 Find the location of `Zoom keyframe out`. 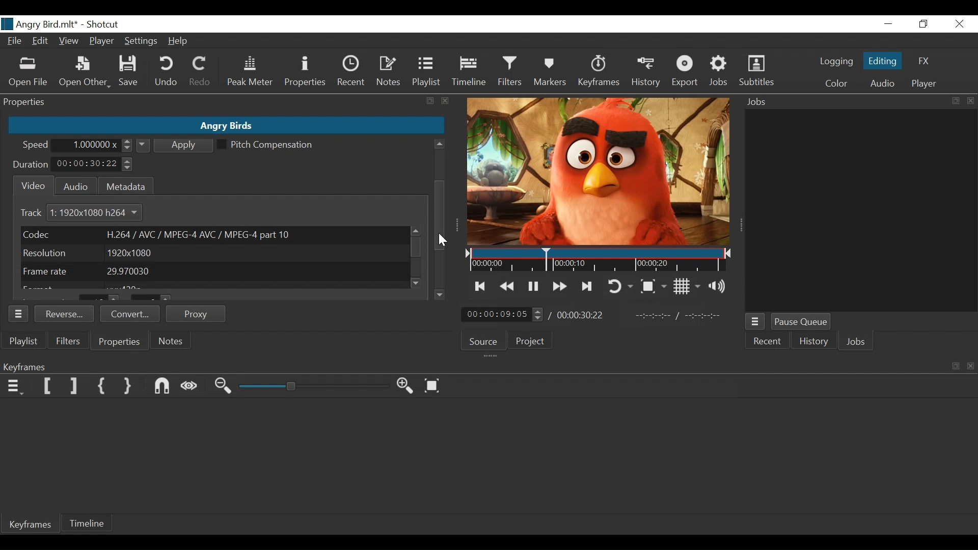

Zoom keyframe out is located at coordinates (225, 387).